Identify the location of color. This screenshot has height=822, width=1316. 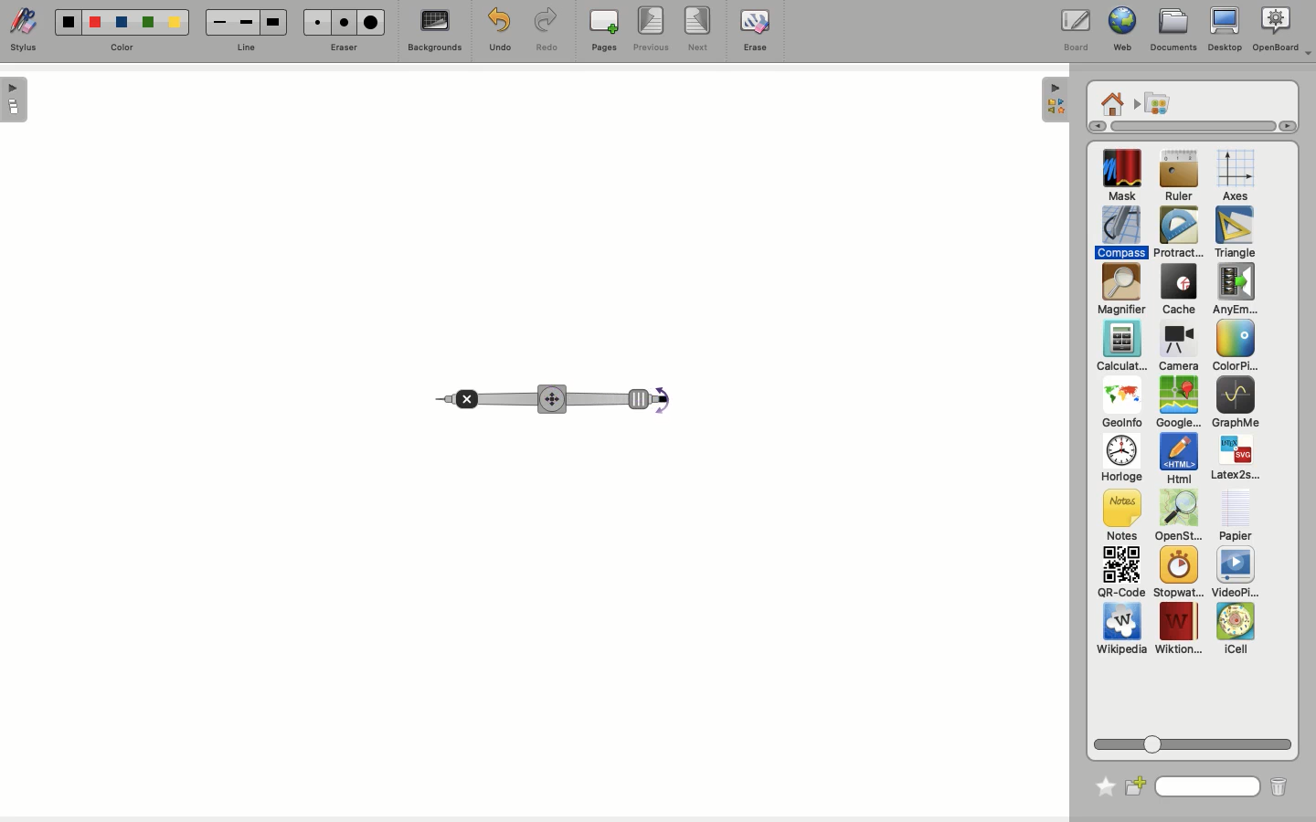
(122, 47).